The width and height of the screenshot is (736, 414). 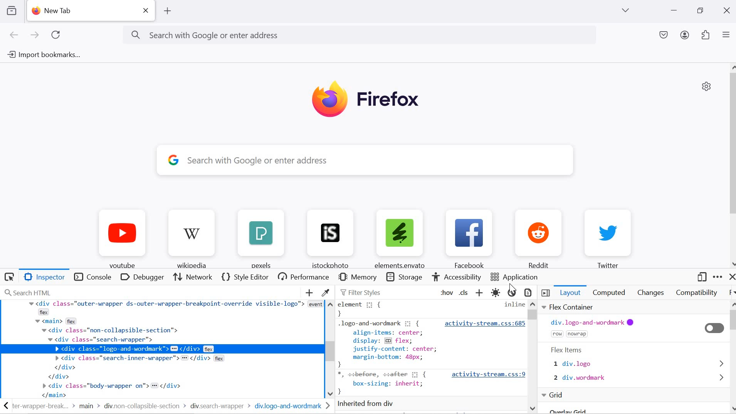 I want to click on RELOAD, so click(x=59, y=35).